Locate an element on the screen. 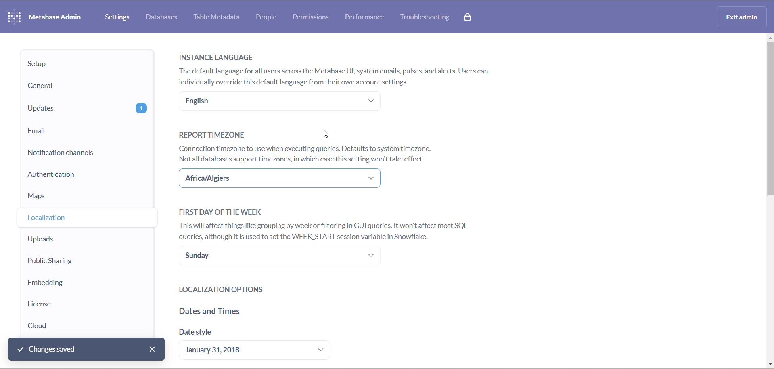  cursor is located at coordinates (326, 133).